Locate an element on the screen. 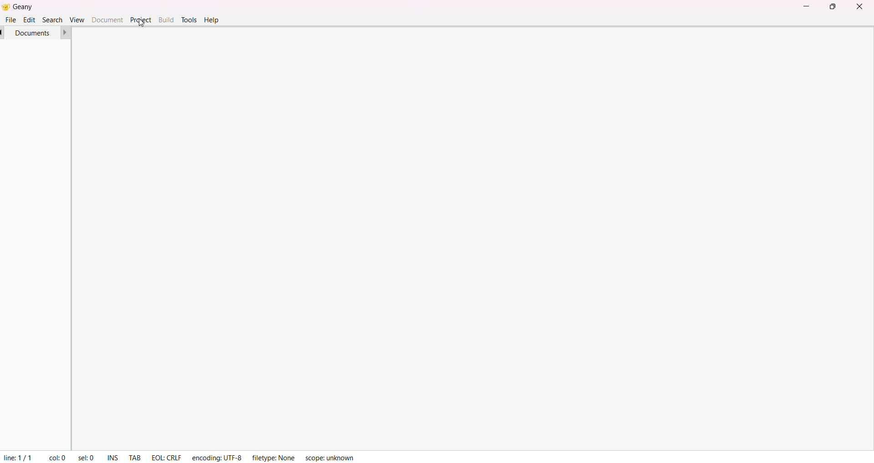 This screenshot has width=874, height=463. project manager is located at coordinates (33, 244).